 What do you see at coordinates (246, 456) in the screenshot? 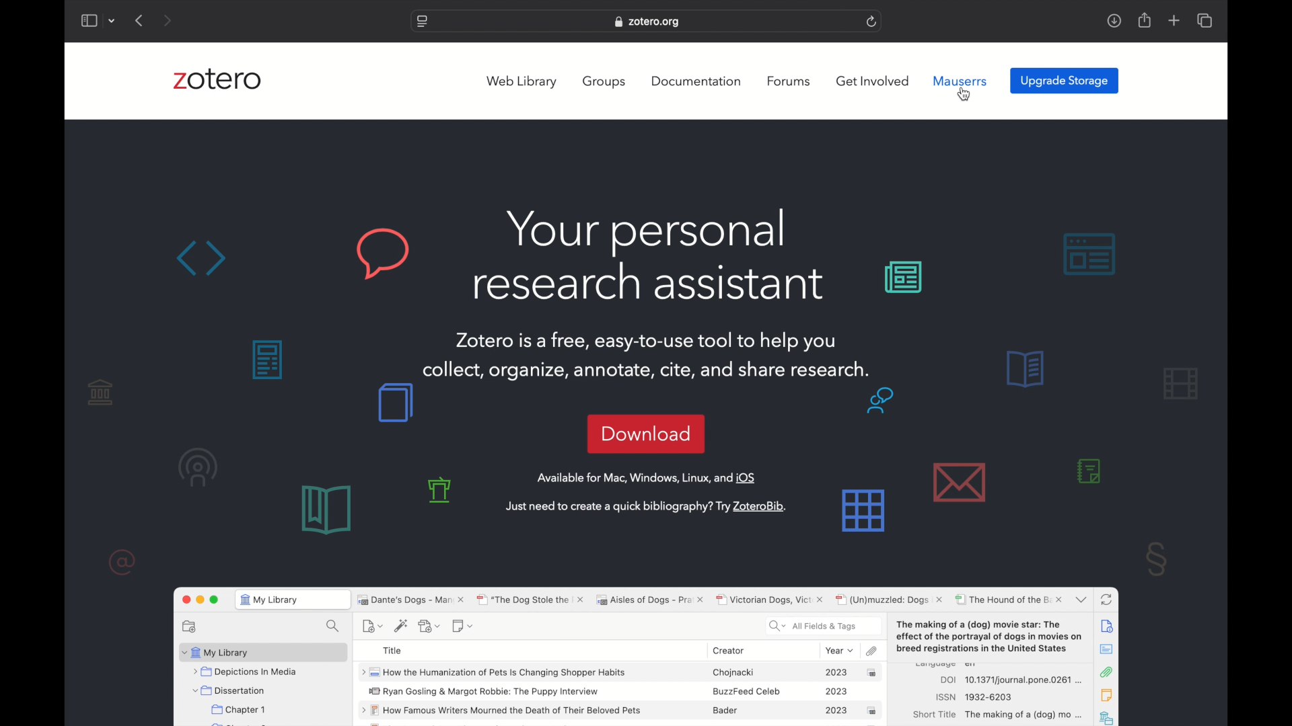
I see `background graphics` at bounding box center [246, 456].